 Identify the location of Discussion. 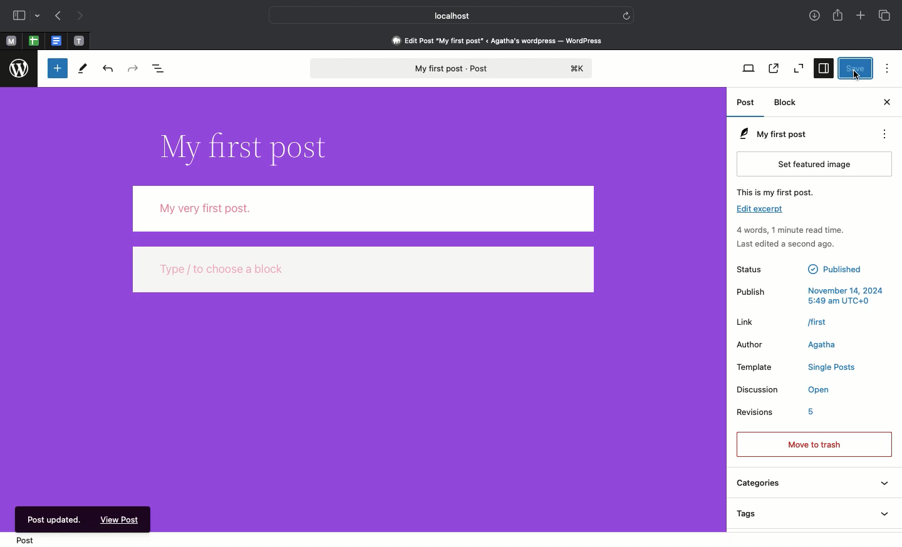
(784, 389).